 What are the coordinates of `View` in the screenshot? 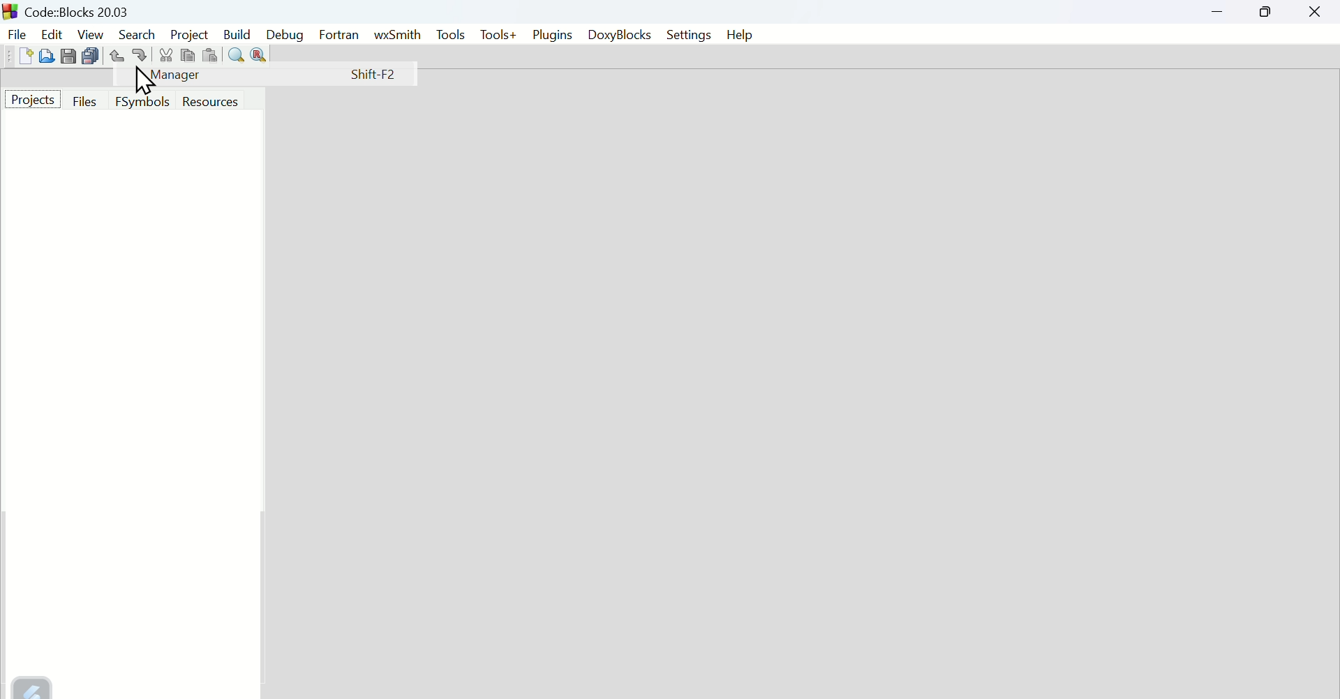 It's located at (91, 33).